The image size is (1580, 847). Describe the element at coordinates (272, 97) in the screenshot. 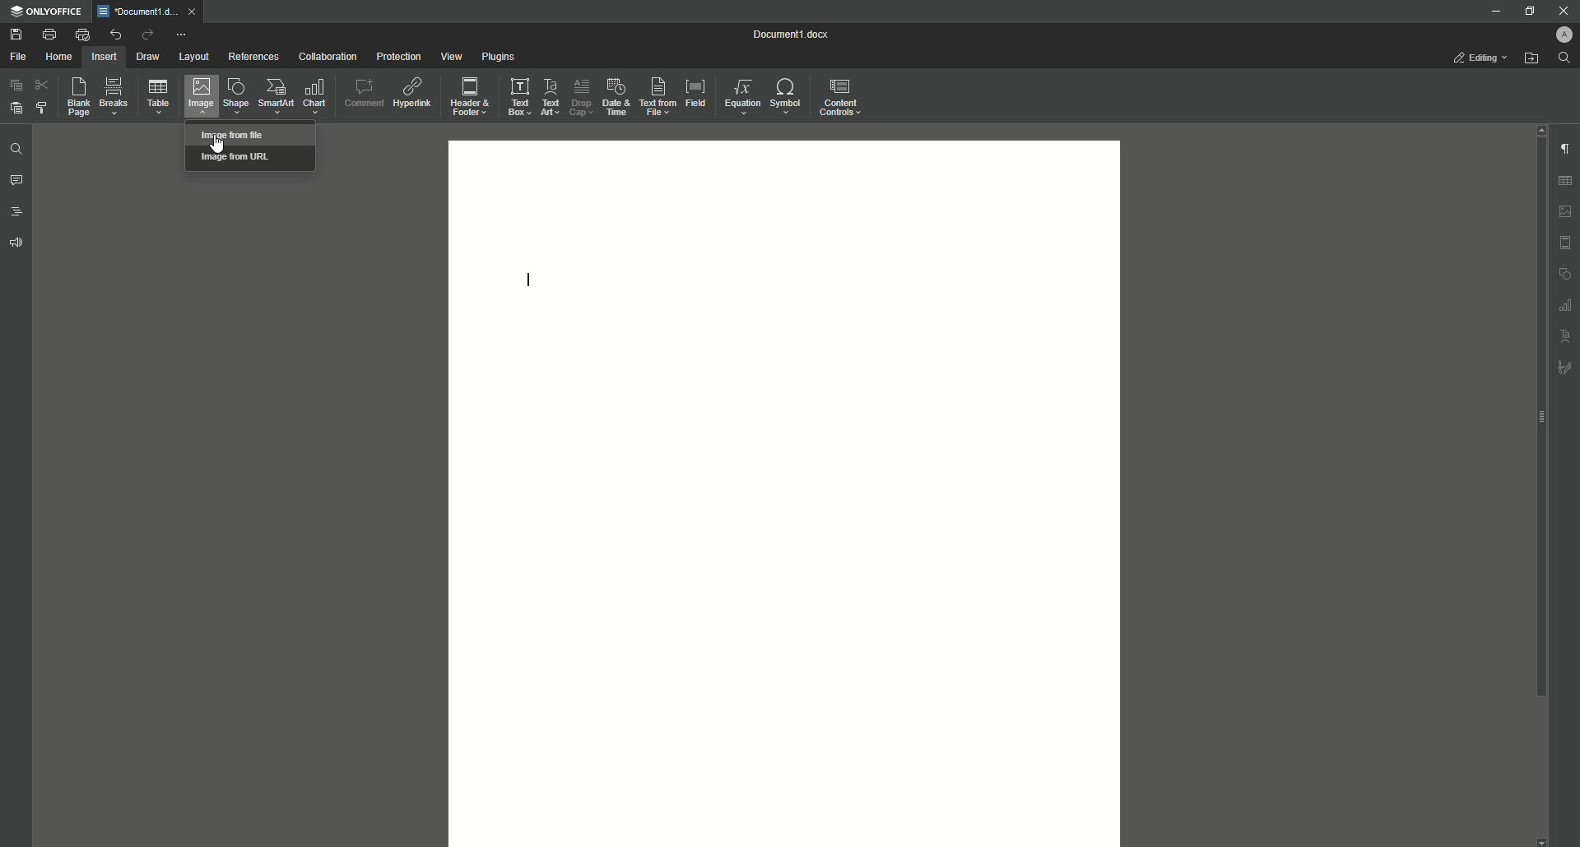

I see `SmartArt` at that location.